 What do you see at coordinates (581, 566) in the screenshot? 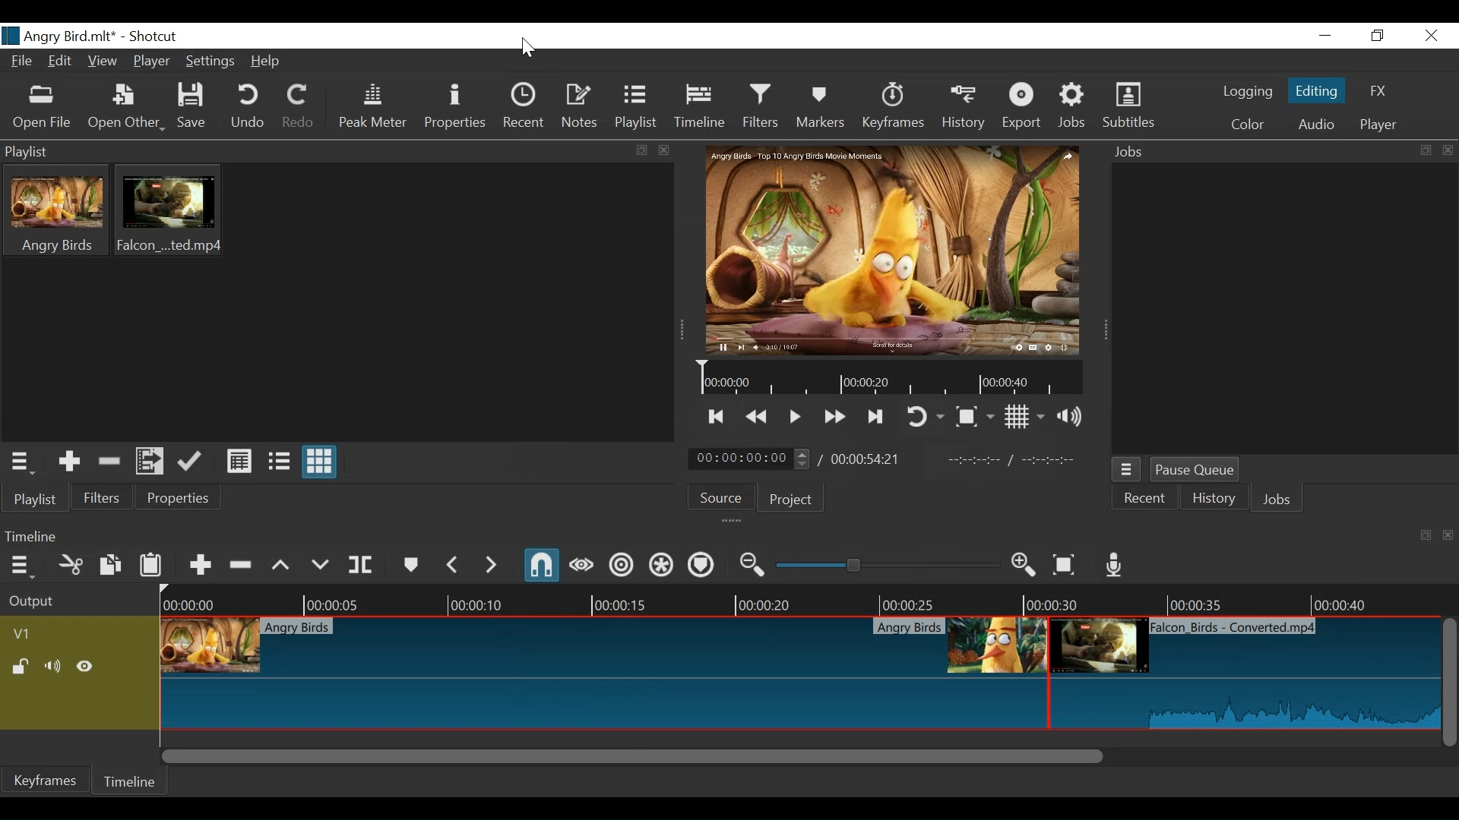
I see `Scrub while dragging` at bounding box center [581, 566].